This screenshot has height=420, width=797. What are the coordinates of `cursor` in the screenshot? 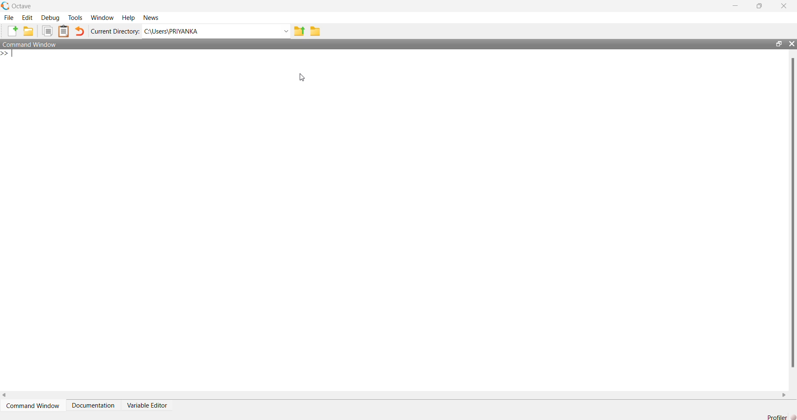 It's located at (302, 77).